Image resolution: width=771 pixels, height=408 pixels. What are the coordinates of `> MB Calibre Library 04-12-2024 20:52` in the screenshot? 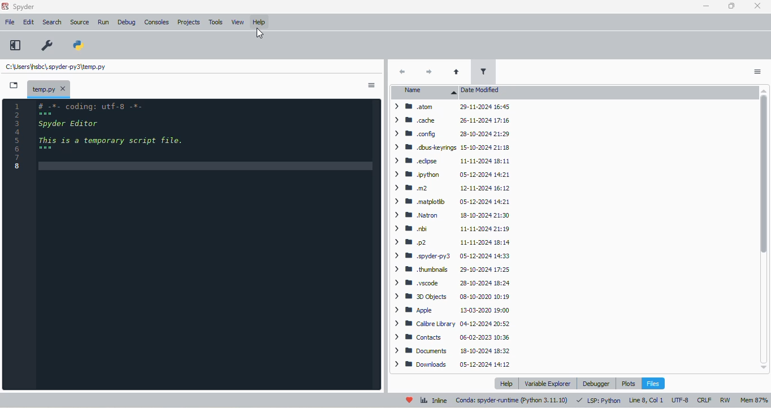 It's located at (450, 324).